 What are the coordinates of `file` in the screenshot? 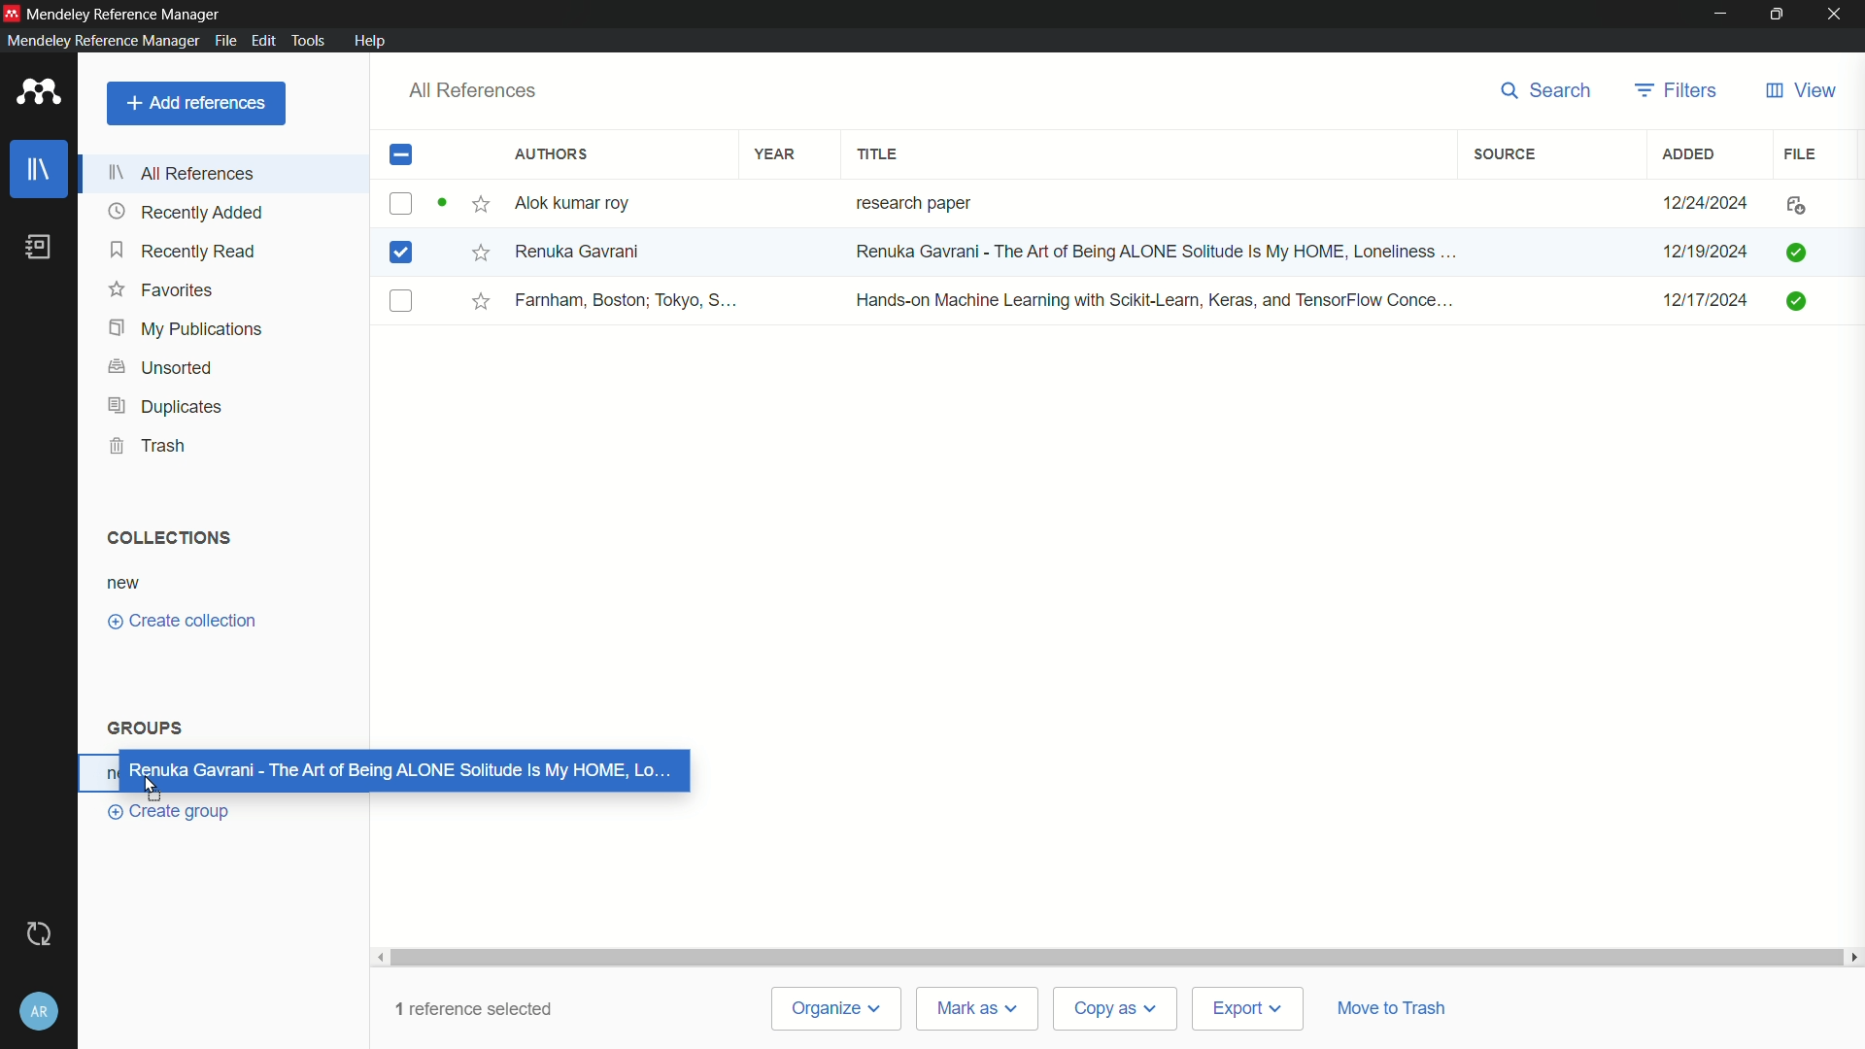 It's located at (1803, 152).